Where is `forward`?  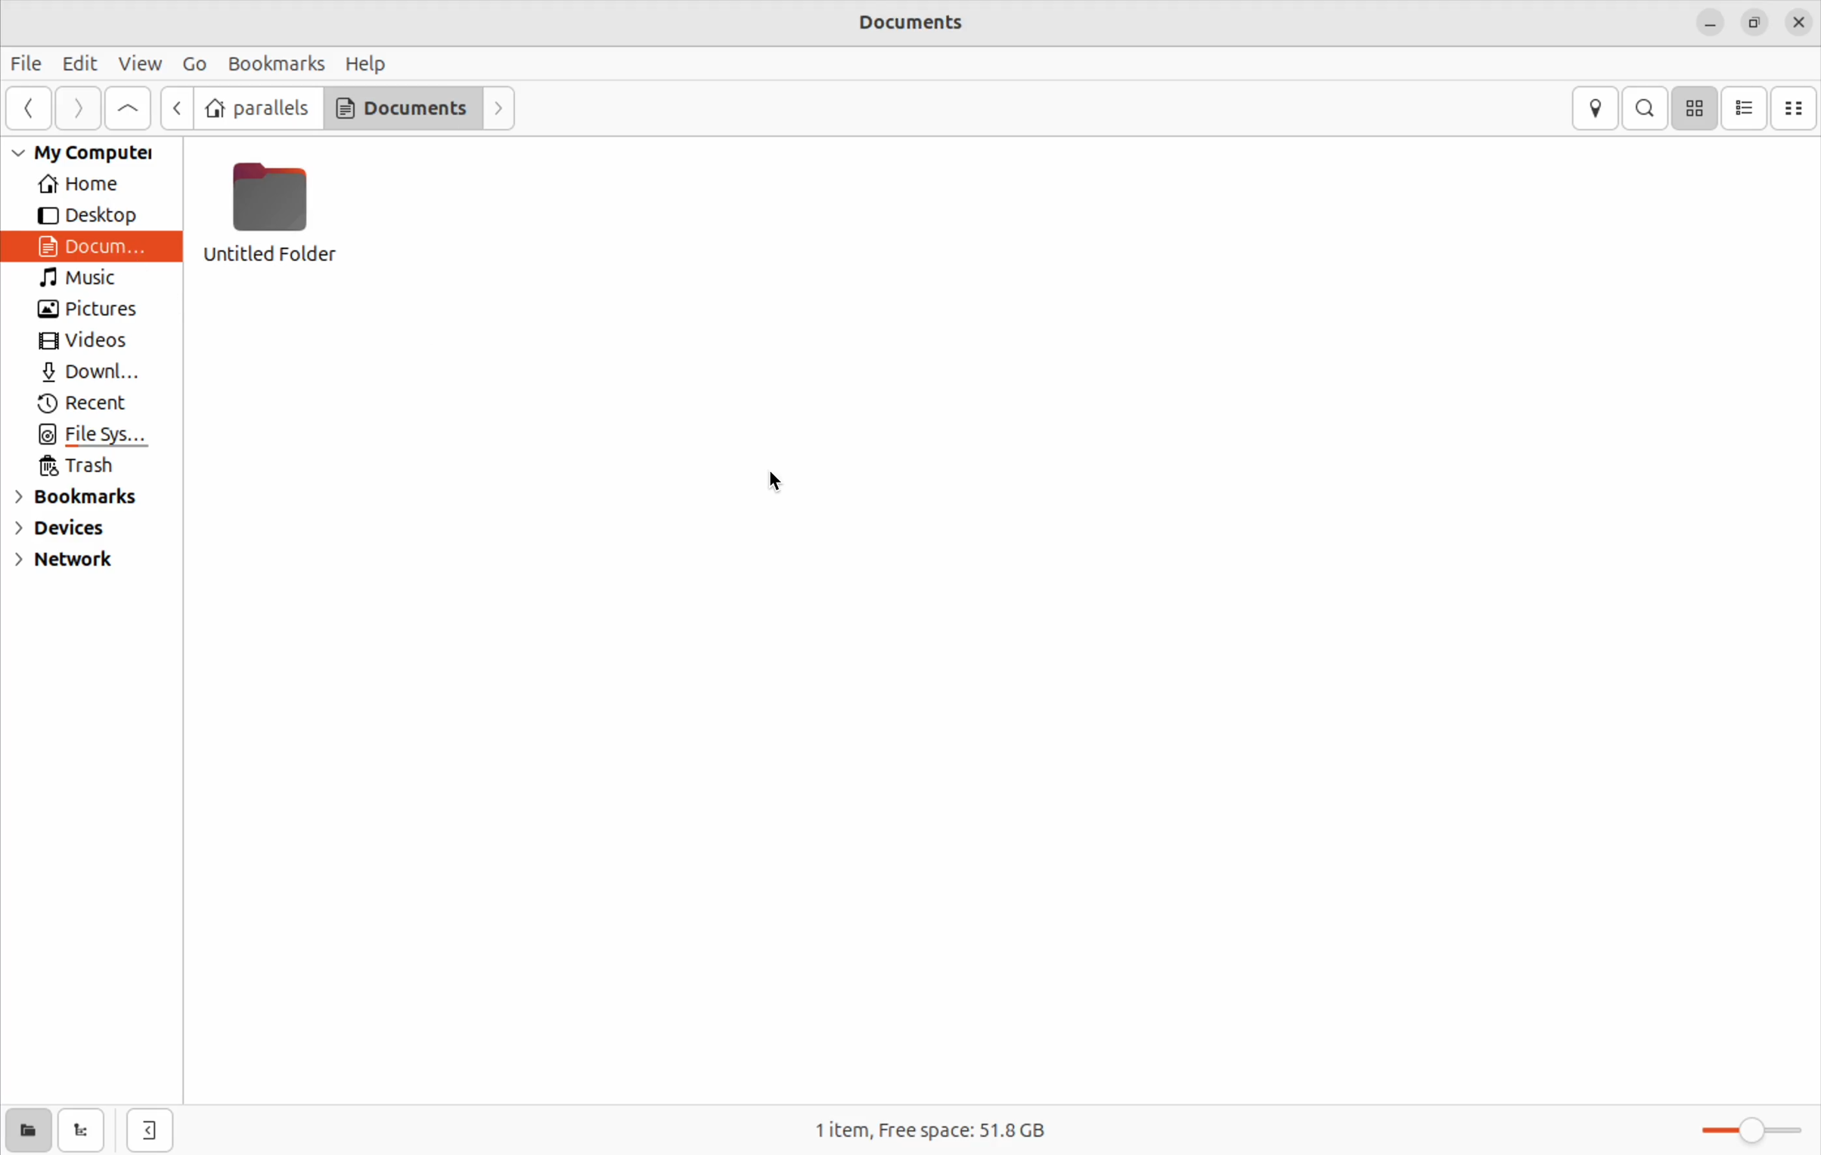
forward is located at coordinates (76, 107).